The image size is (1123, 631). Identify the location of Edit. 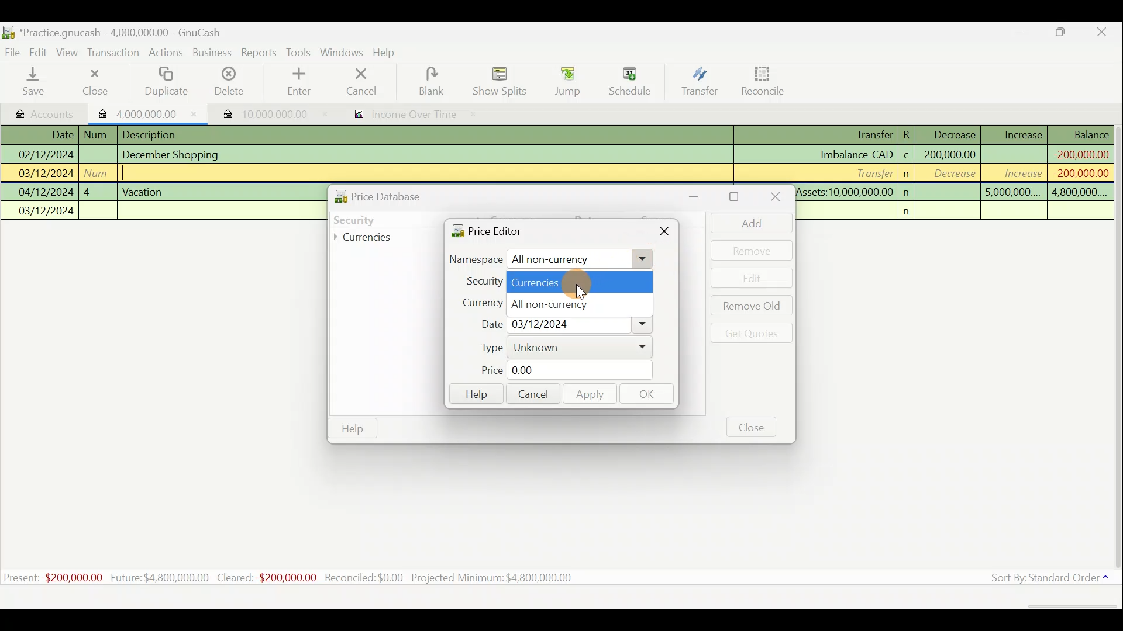
(753, 278).